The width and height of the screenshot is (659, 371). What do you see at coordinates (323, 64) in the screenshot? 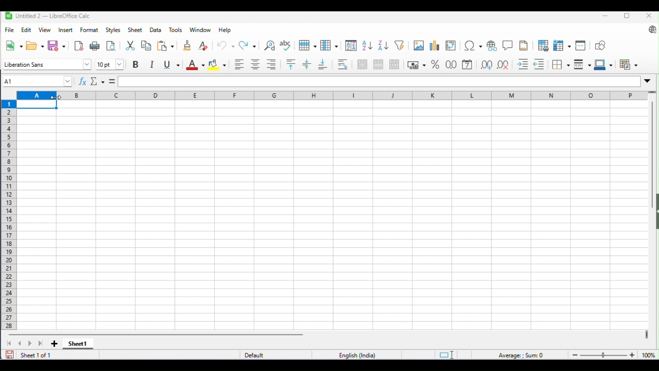
I see `lign to bottom` at bounding box center [323, 64].